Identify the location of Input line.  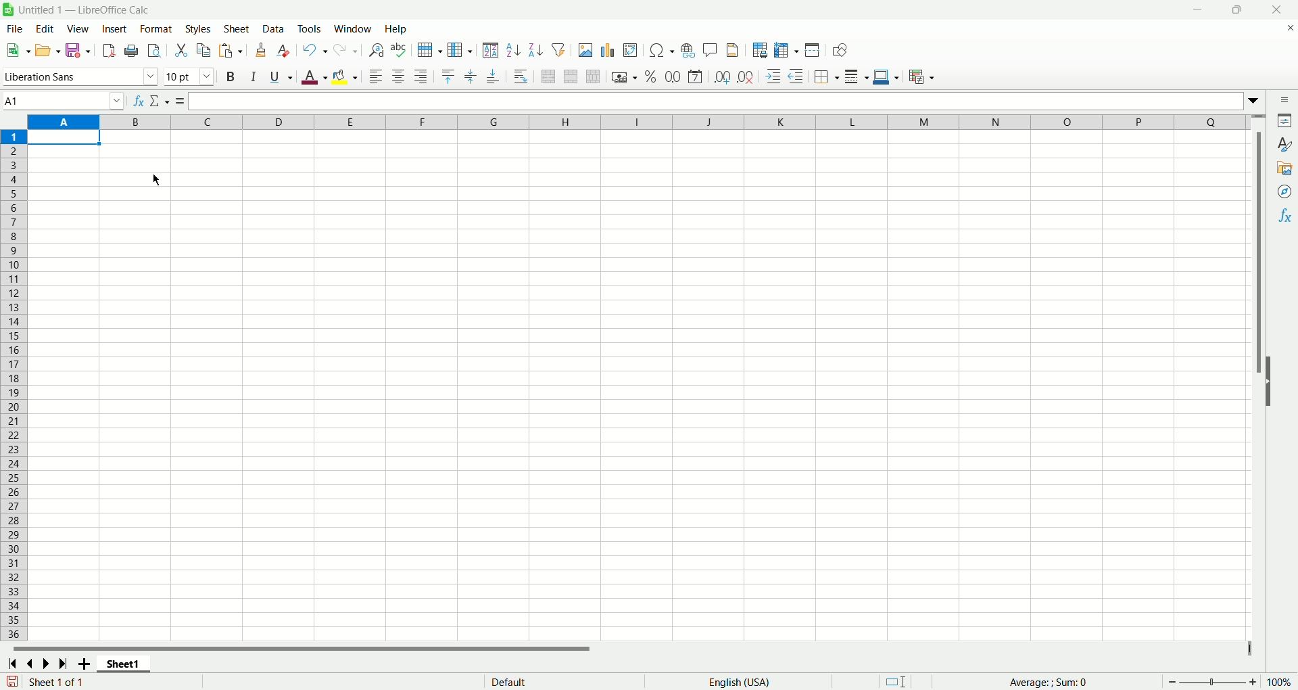
(713, 101).